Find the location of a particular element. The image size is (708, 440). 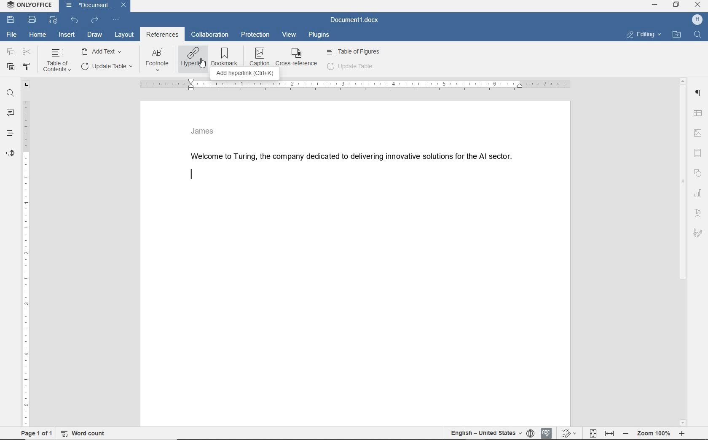

customize quick access bar is located at coordinates (115, 20).